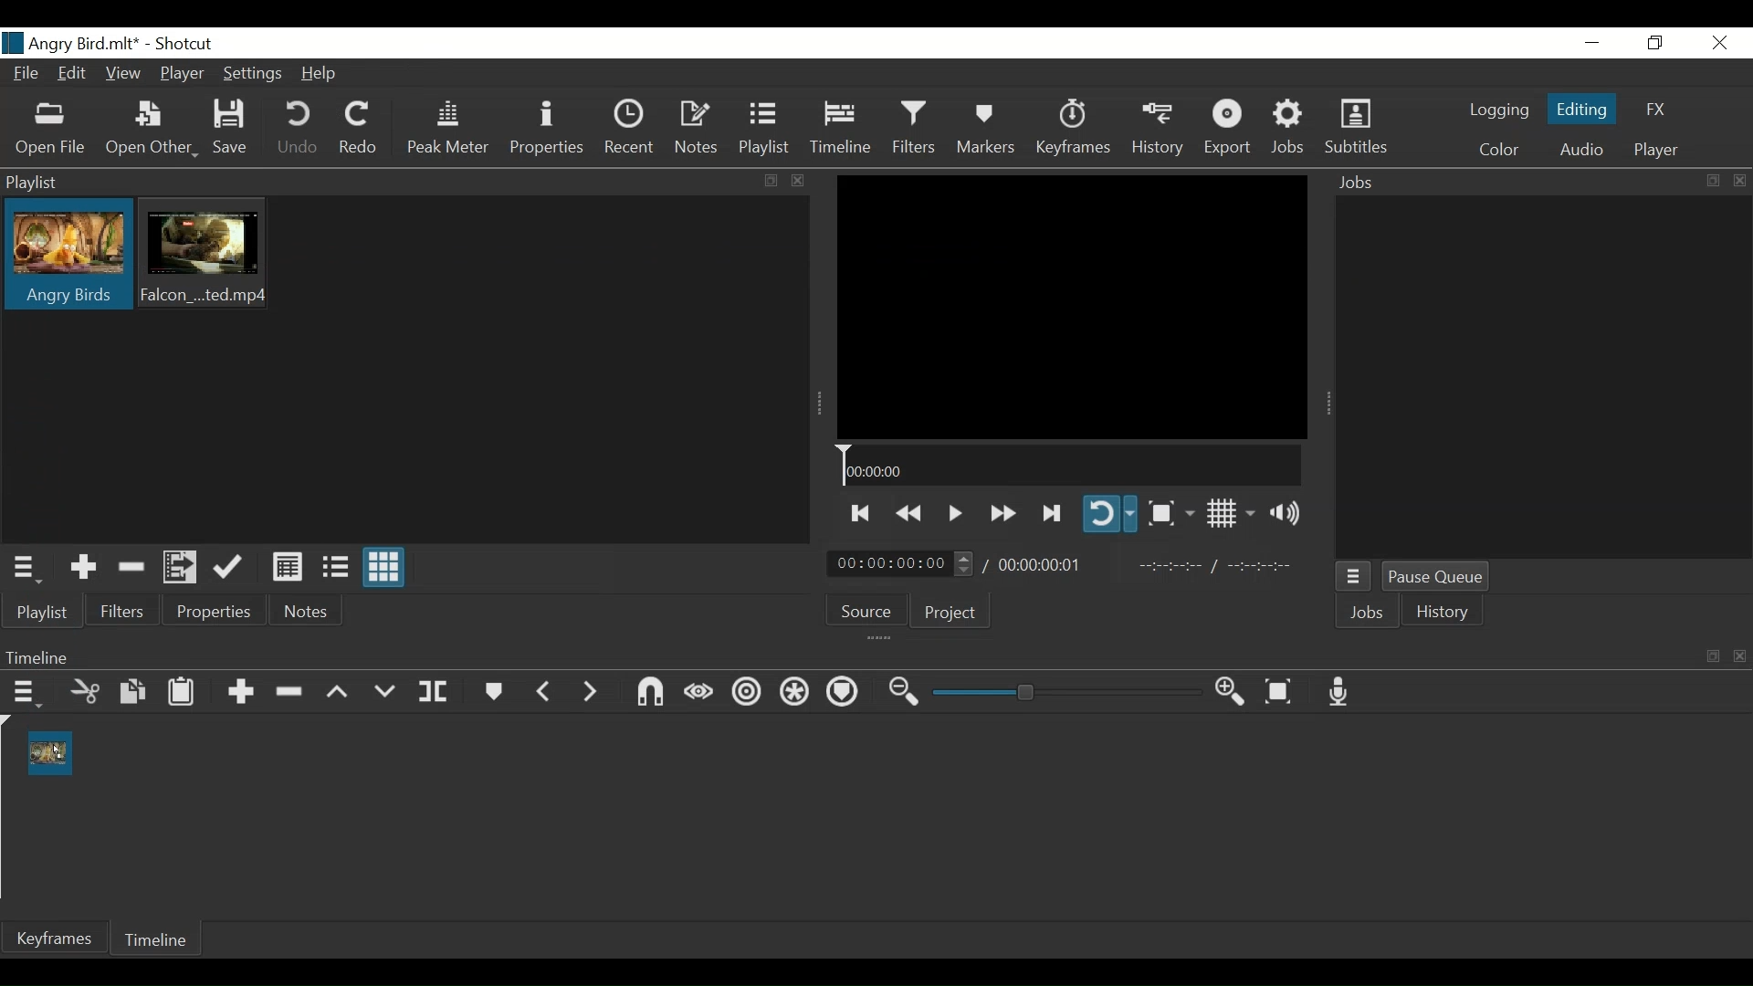 The height and width of the screenshot is (986, 1753). Describe the element at coordinates (163, 941) in the screenshot. I see `Timeline` at that location.